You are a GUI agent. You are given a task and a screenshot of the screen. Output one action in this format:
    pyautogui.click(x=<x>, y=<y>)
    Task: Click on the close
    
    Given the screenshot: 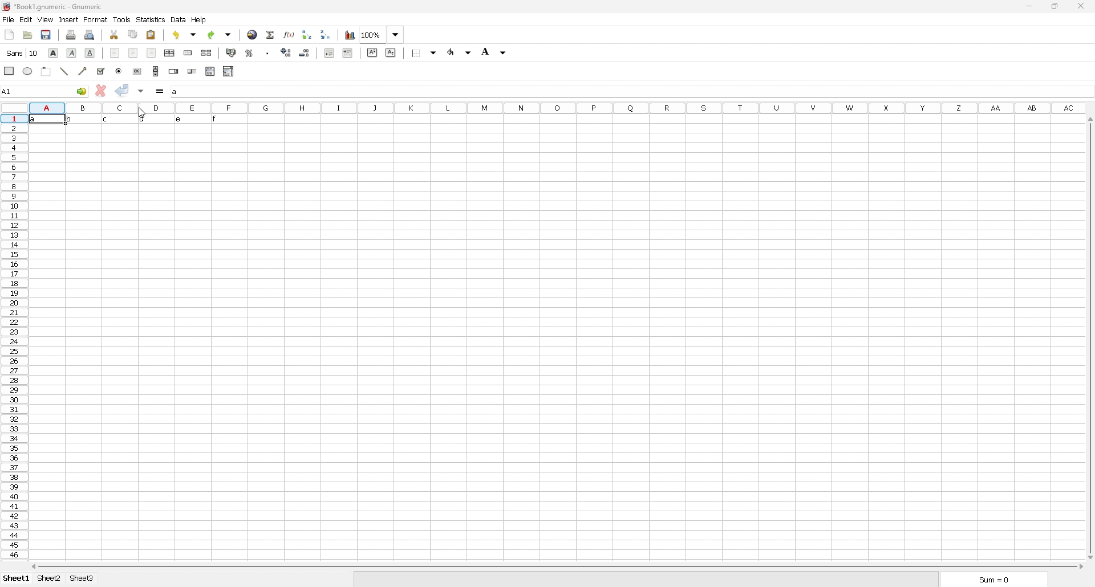 What is the action you would take?
    pyautogui.click(x=1080, y=6)
    